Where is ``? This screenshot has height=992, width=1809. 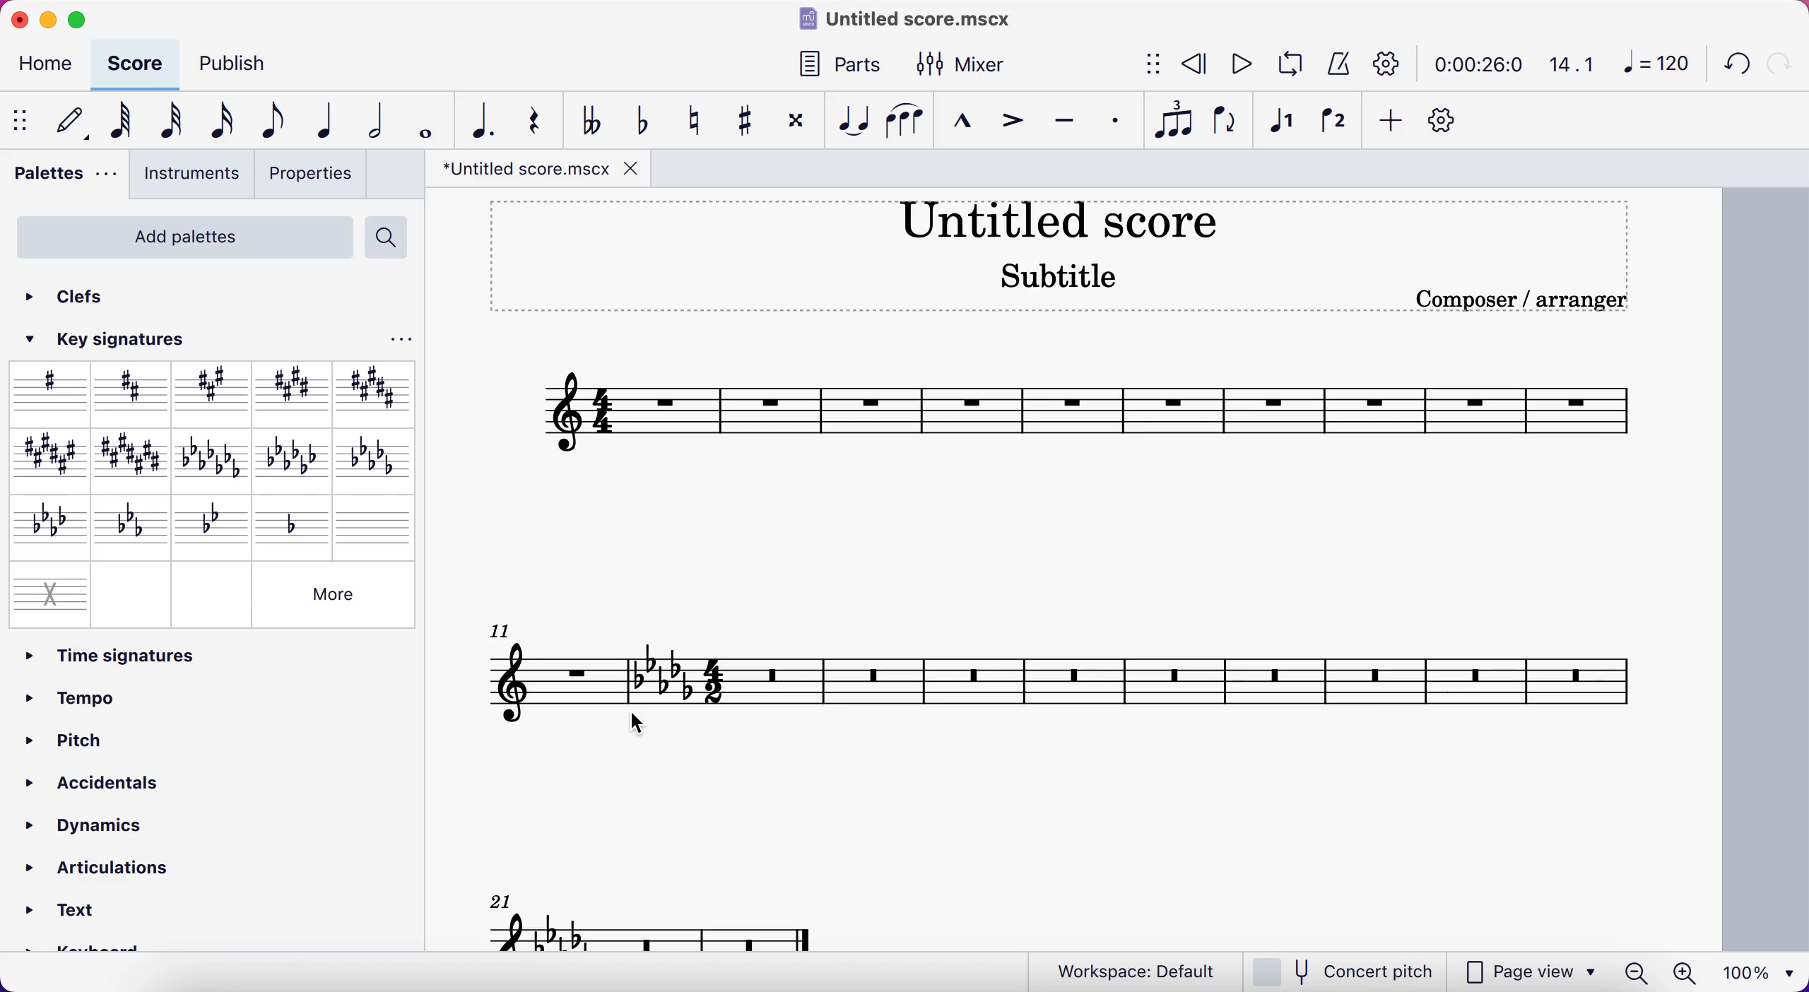
 is located at coordinates (334, 594).